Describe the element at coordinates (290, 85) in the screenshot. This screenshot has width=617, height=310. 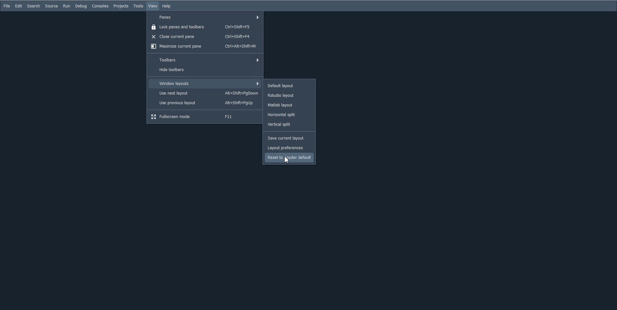
I see `Default layout` at that location.